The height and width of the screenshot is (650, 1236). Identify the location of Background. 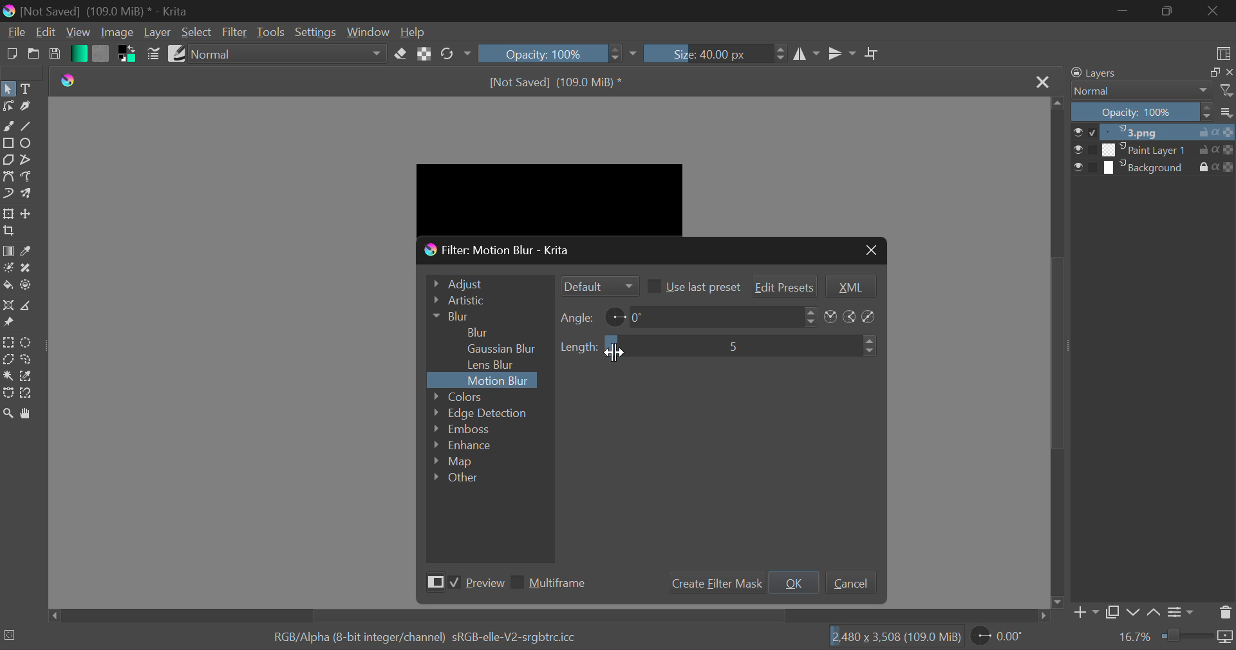
(1154, 167).